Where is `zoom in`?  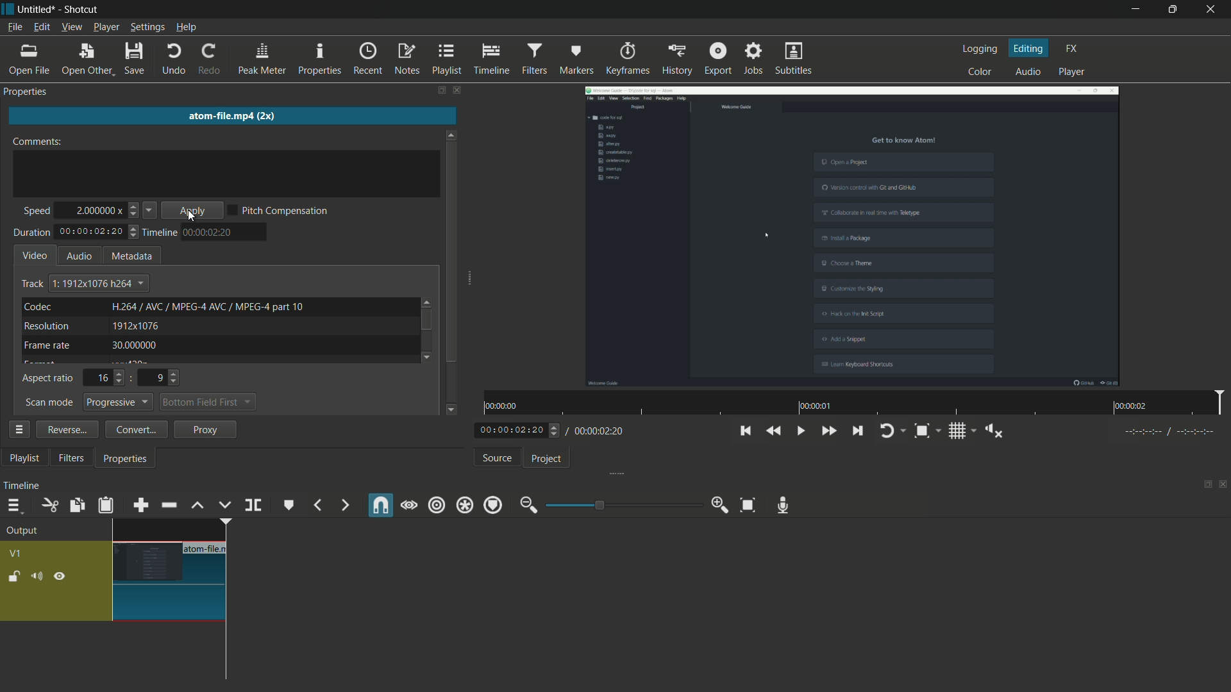
zoom in is located at coordinates (721, 504).